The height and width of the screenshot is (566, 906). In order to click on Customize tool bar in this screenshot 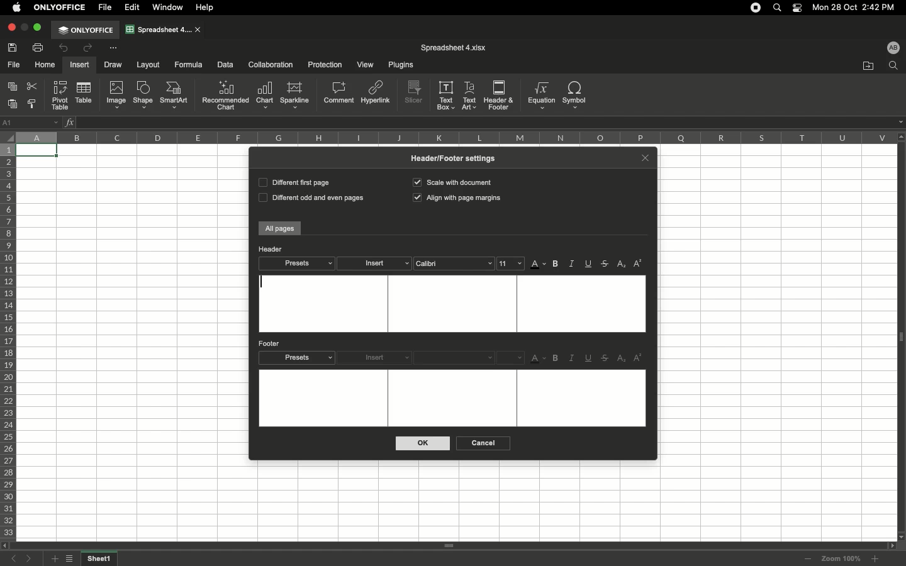, I will do `click(113, 47)`.